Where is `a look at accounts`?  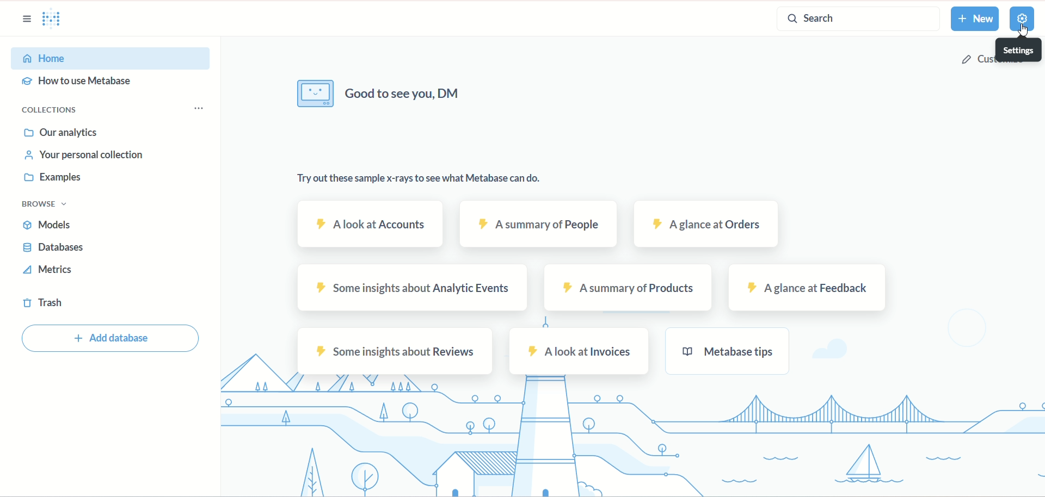 a look at accounts is located at coordinates (374, 225).